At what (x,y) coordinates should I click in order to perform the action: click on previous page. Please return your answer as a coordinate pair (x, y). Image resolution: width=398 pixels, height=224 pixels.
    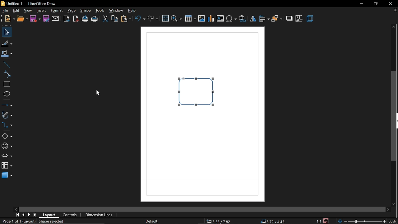
    Looking at the image, I should click on (23, 215).